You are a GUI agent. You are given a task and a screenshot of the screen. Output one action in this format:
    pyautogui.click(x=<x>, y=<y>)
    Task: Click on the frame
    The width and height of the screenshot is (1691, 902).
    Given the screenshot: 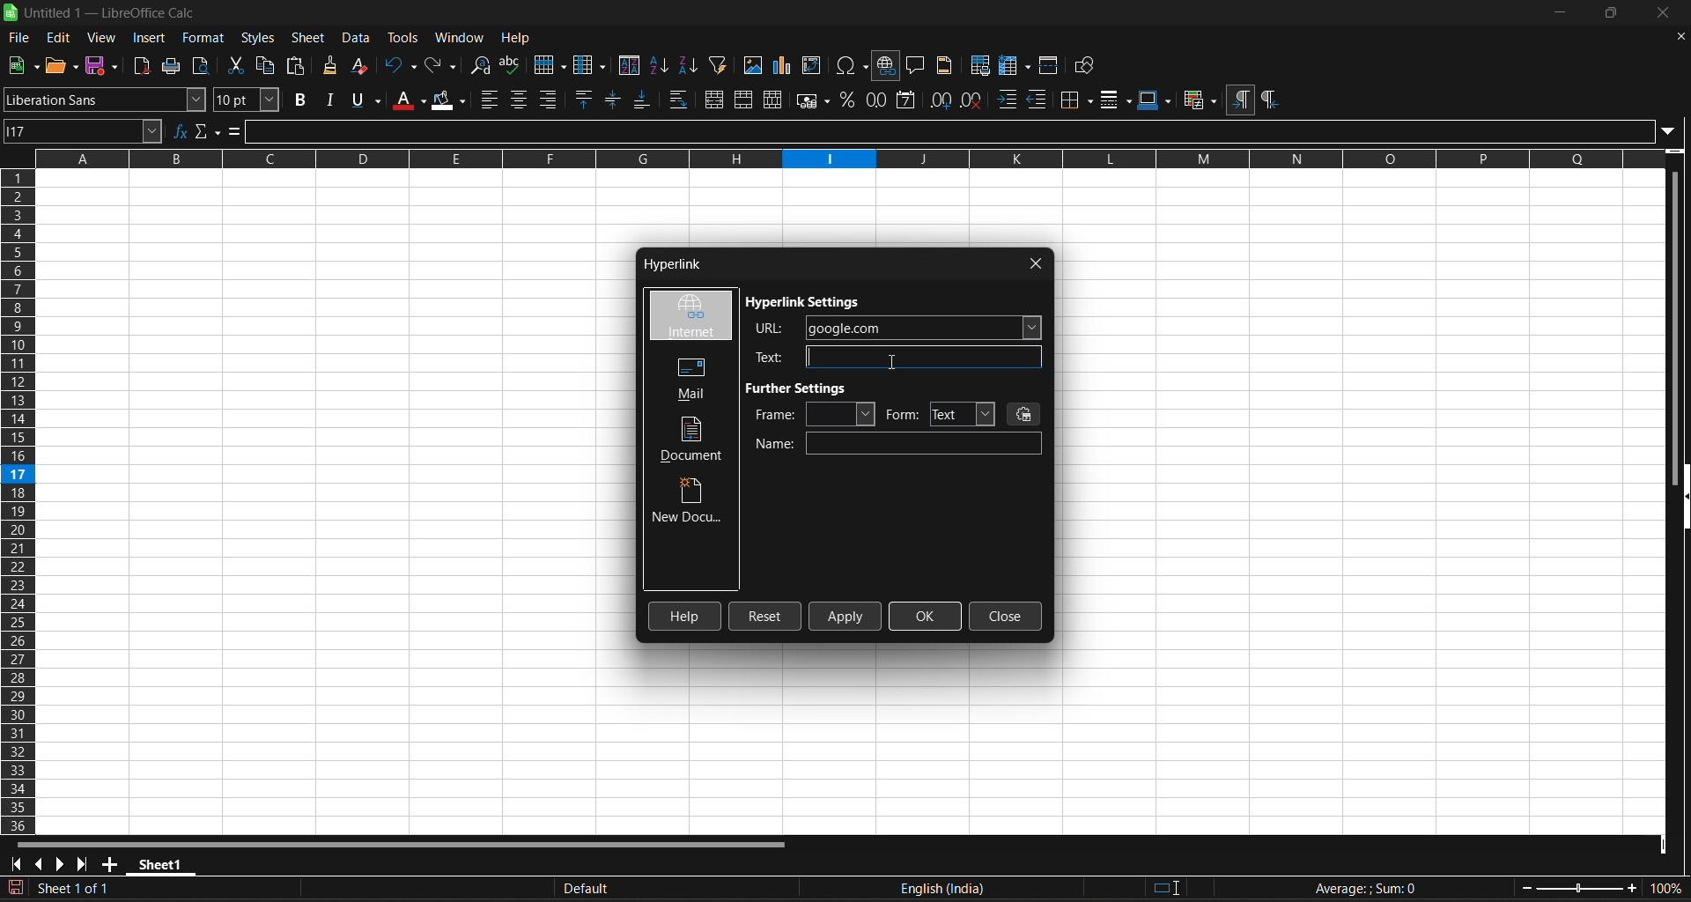 What is the action you would take?
    pyautogui.click(x=814, y=414)
    